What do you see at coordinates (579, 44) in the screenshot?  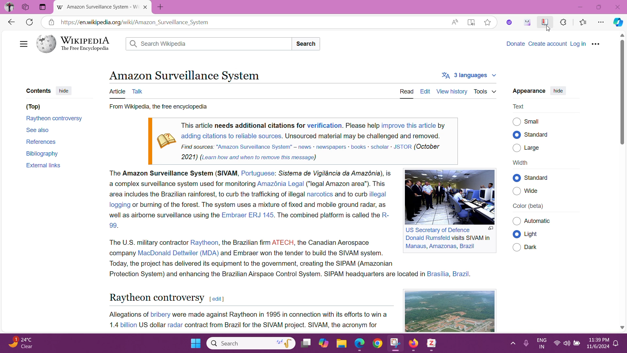 I see `Log In` at bounding box center [579, 44].